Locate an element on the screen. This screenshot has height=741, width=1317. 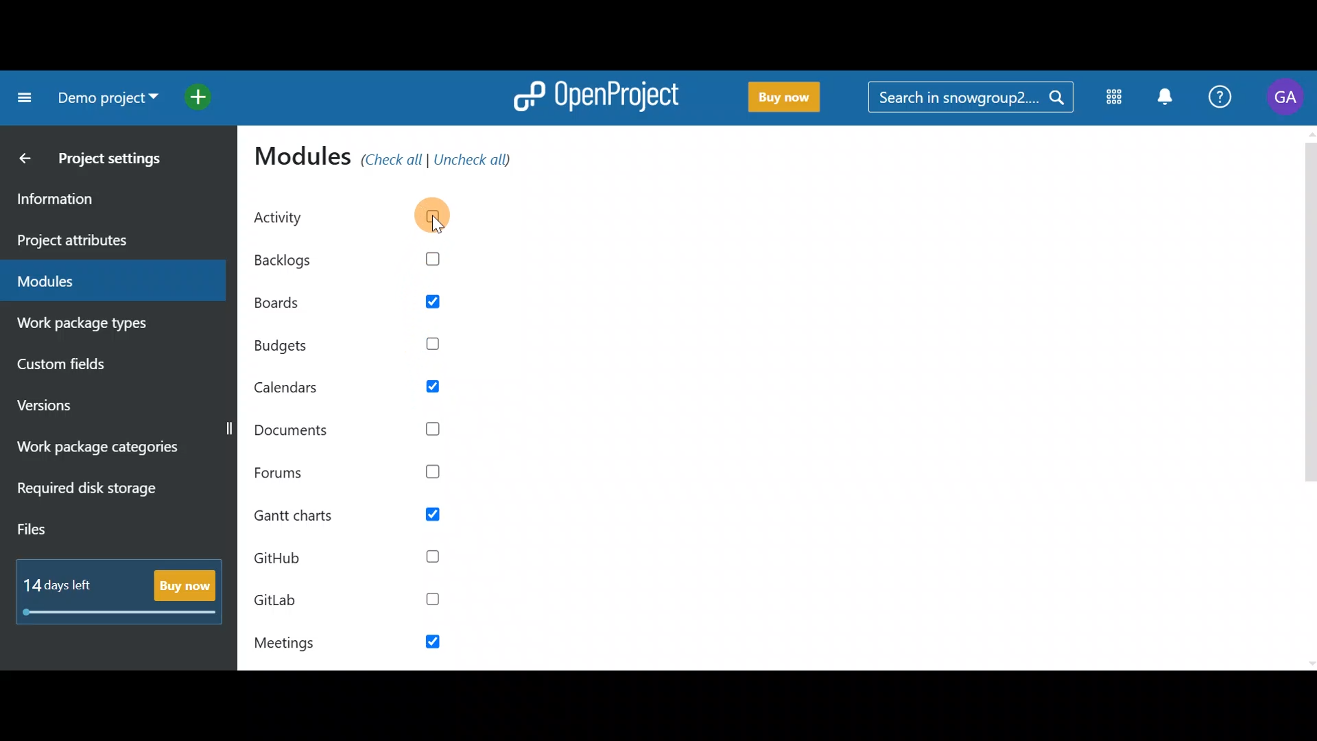
Files is located at coordinates (71, 532).